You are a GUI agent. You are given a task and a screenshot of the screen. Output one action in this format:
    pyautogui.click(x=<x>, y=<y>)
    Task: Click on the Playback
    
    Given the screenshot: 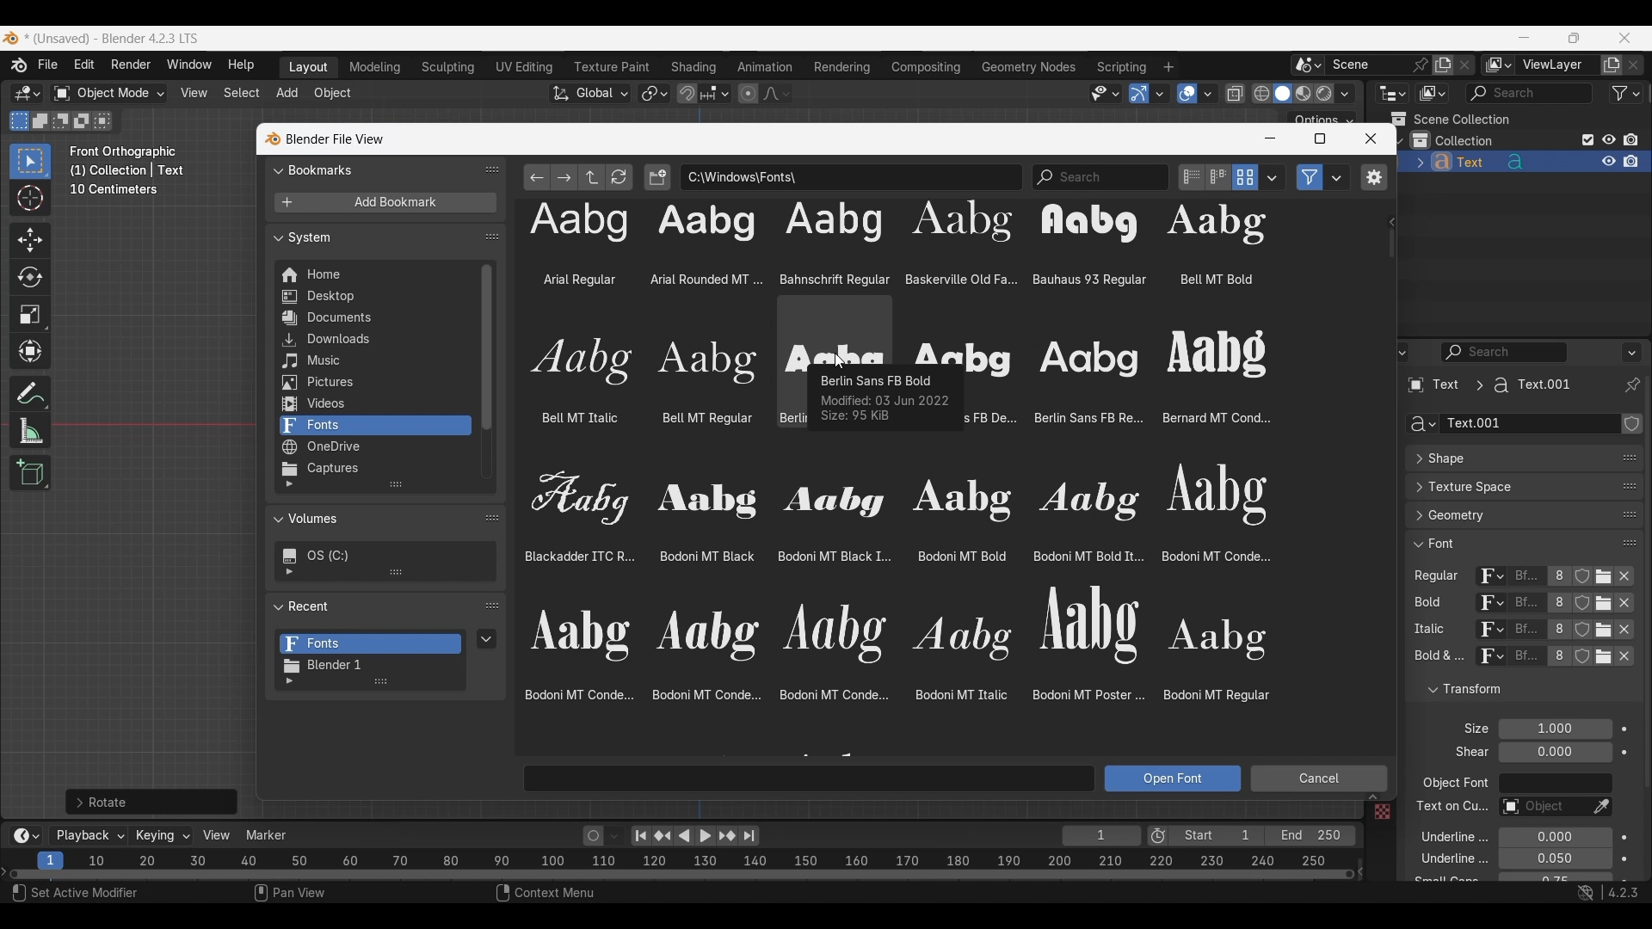 What is the action you would take?
    pyautogui.click(x=89, y=836)
    